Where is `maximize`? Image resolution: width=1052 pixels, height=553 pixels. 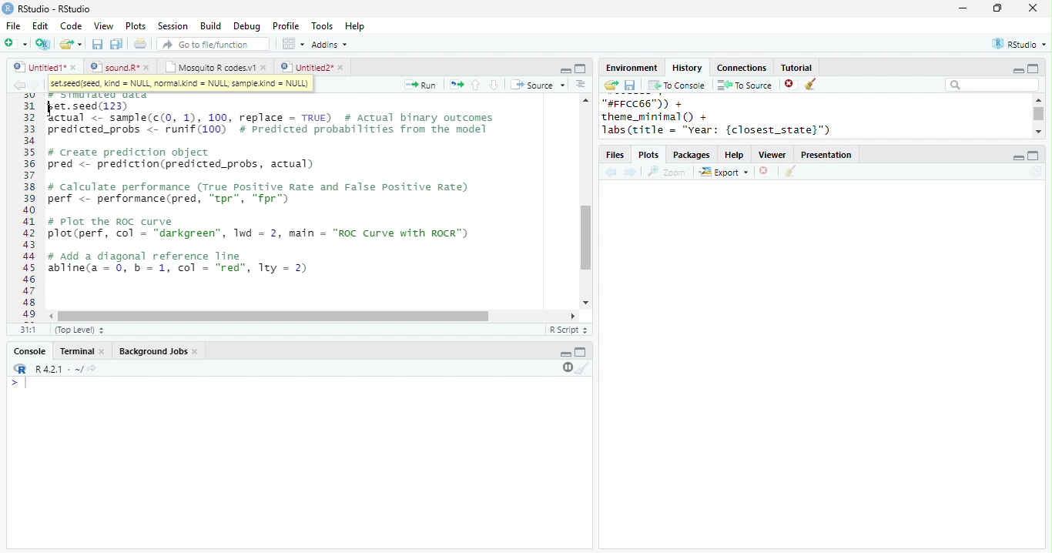
maximize is located at coordinates (1034, 156).